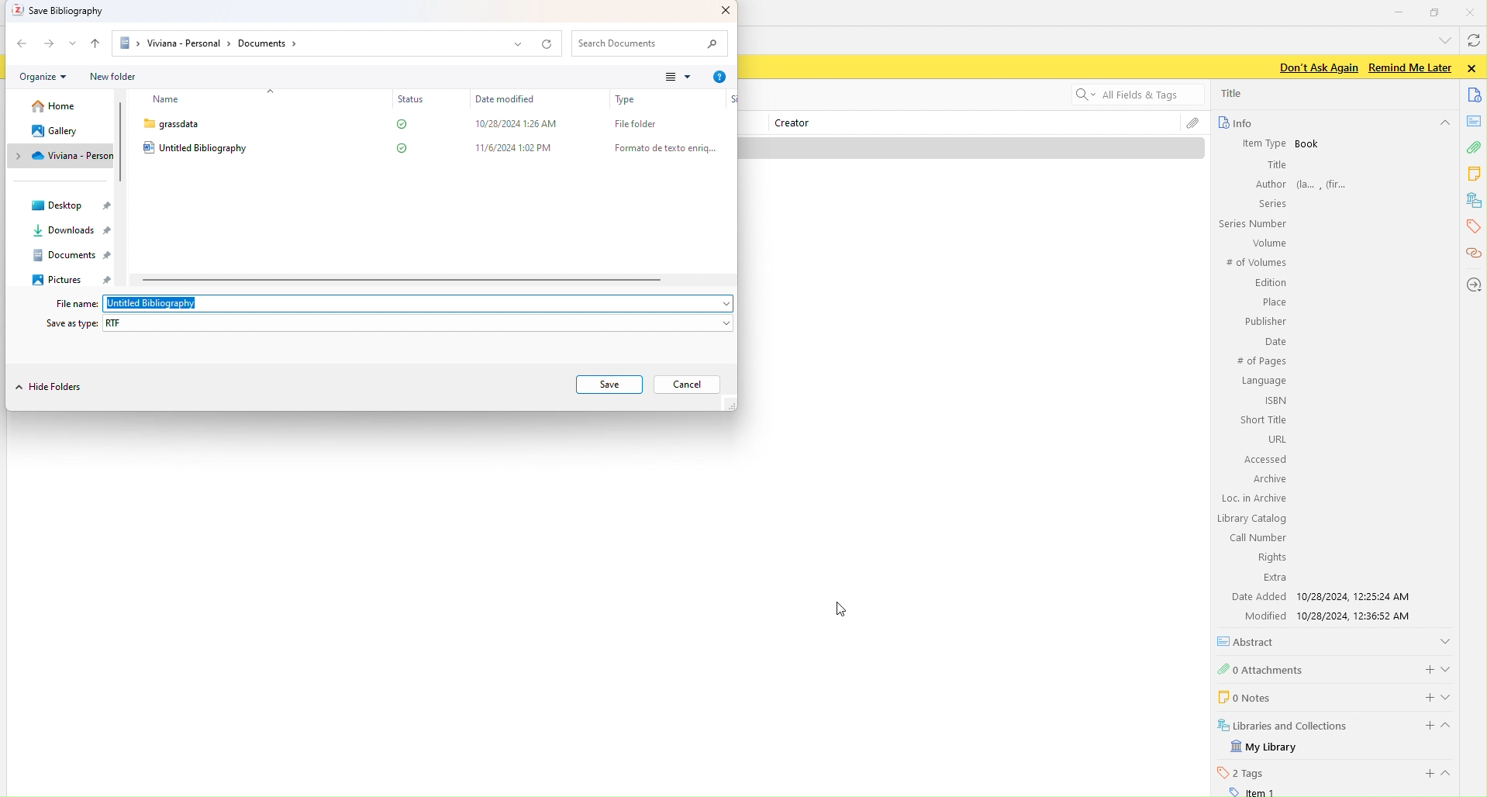 This screenshot has width=1487, height=797. I want to click on # of Volumes, so click(1254, 263).